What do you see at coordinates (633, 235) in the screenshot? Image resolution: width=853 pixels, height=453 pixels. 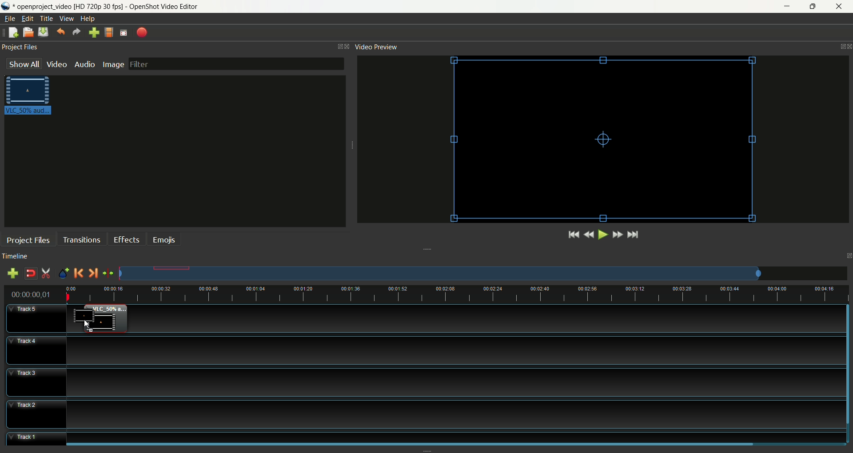 I see `jump to end` at bounding box center [633, 235].